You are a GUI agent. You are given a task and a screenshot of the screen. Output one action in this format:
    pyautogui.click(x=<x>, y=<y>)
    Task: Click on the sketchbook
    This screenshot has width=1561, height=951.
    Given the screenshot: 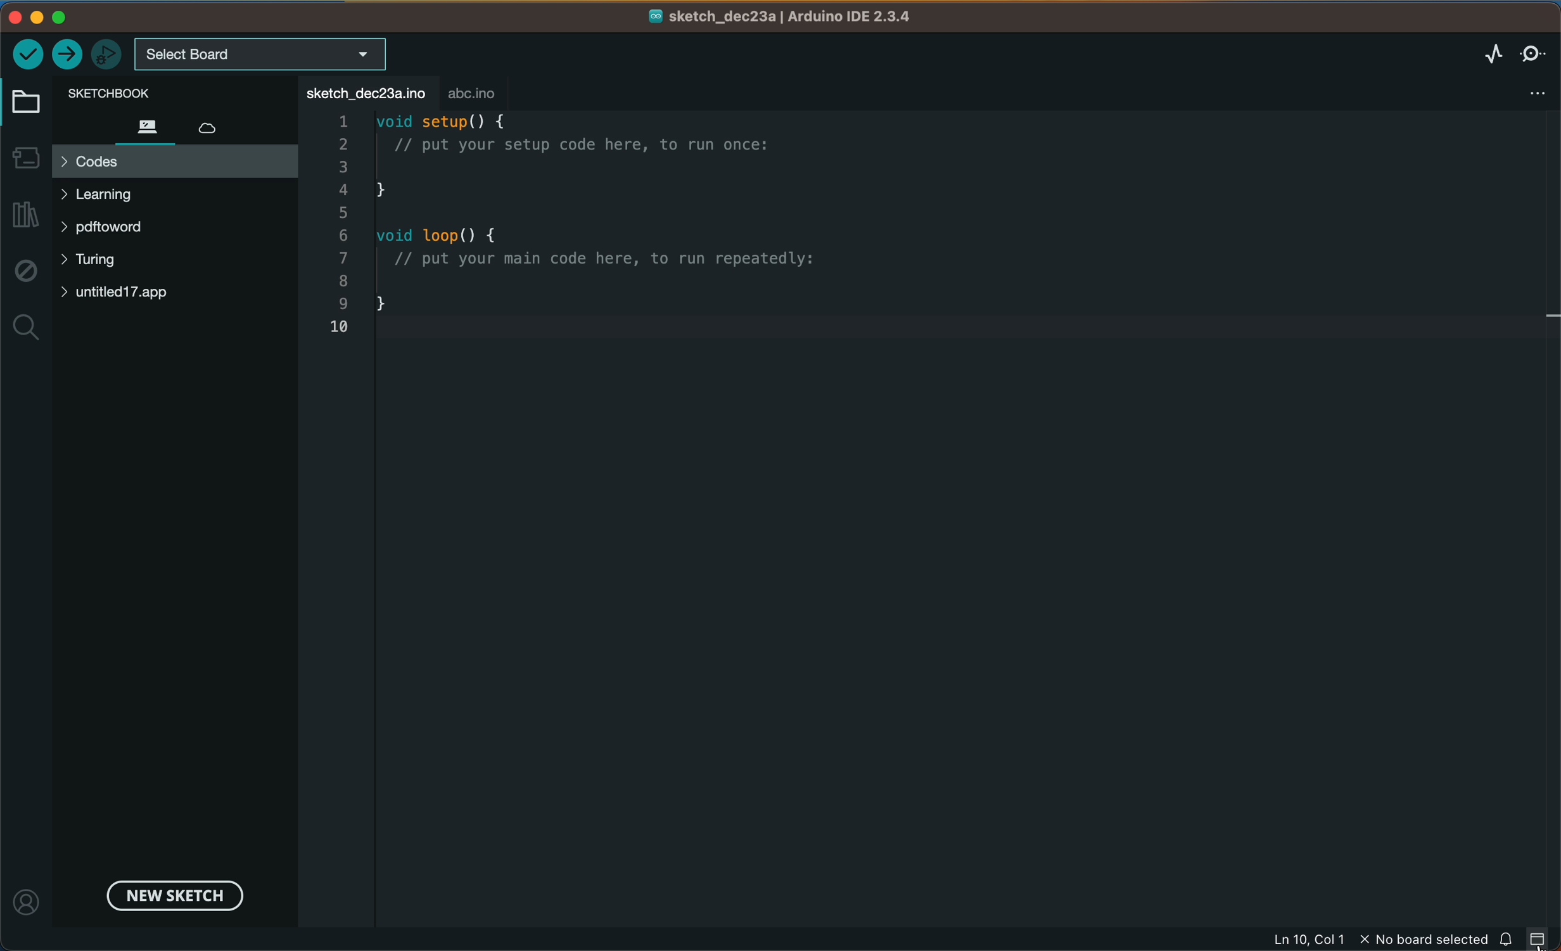 What is the action you would take?
    pyautogui.click(x=140, y=92)
    